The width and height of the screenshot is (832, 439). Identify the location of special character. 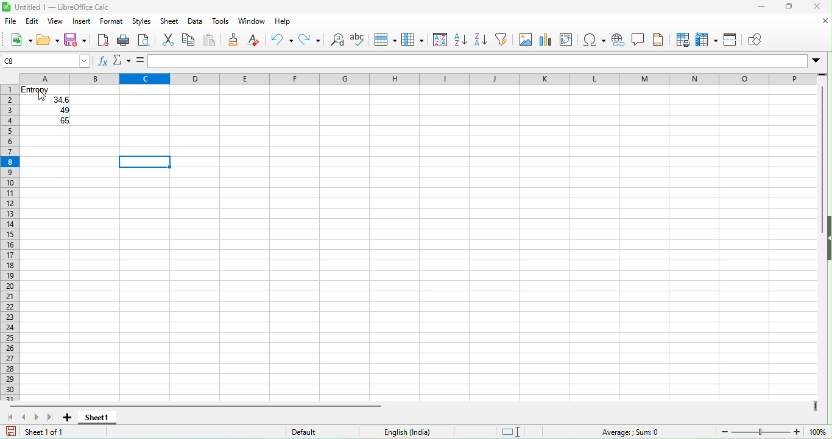
(595, 41).